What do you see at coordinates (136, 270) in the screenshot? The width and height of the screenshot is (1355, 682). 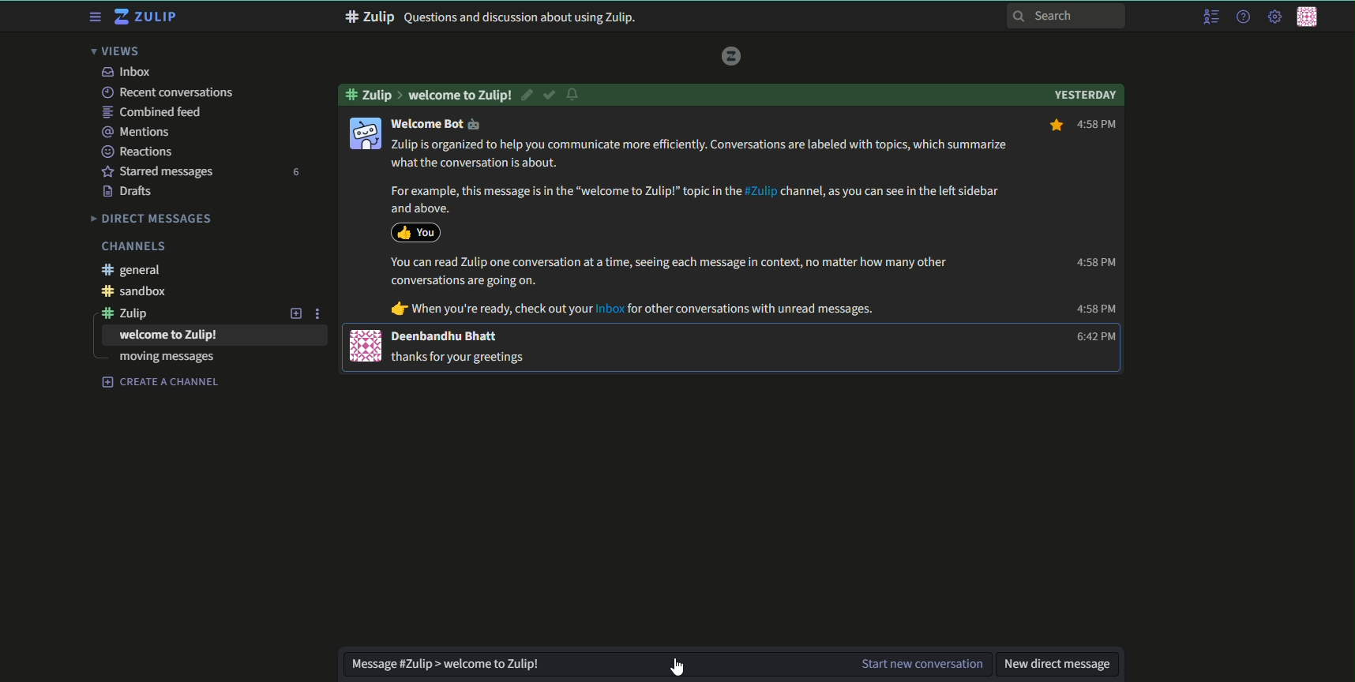 I see `#general` at bounding box center [136, 270].